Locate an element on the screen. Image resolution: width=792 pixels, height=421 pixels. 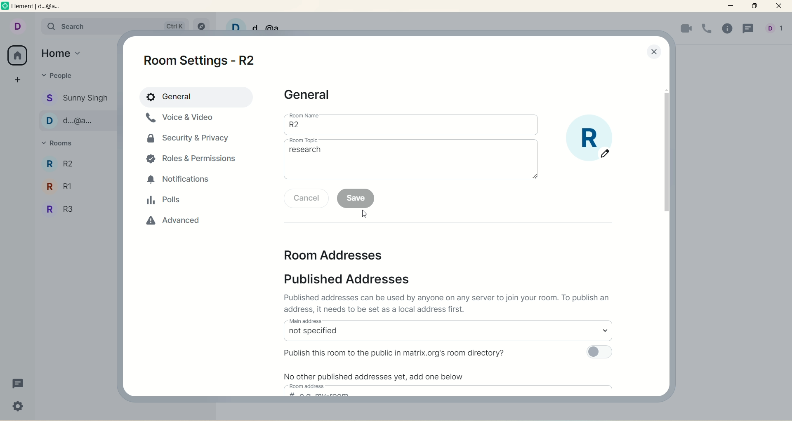
close is located at coordinates (654, 53).